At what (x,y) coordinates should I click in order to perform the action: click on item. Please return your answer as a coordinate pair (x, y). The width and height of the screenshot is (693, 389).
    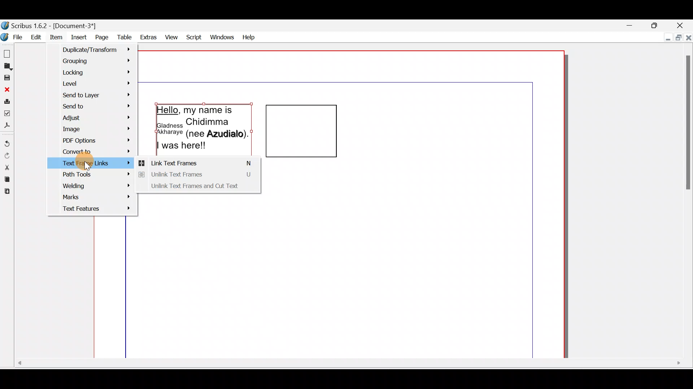
    Looking at the image, I should click on (57, 37).